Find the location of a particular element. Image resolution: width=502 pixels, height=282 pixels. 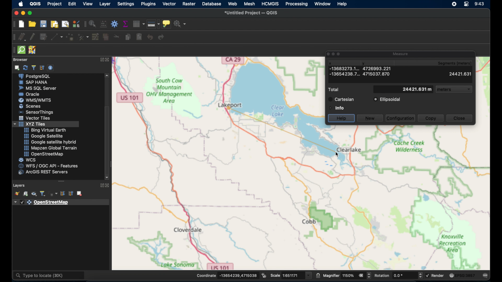

minimize  is located at coordinates (22, 13).